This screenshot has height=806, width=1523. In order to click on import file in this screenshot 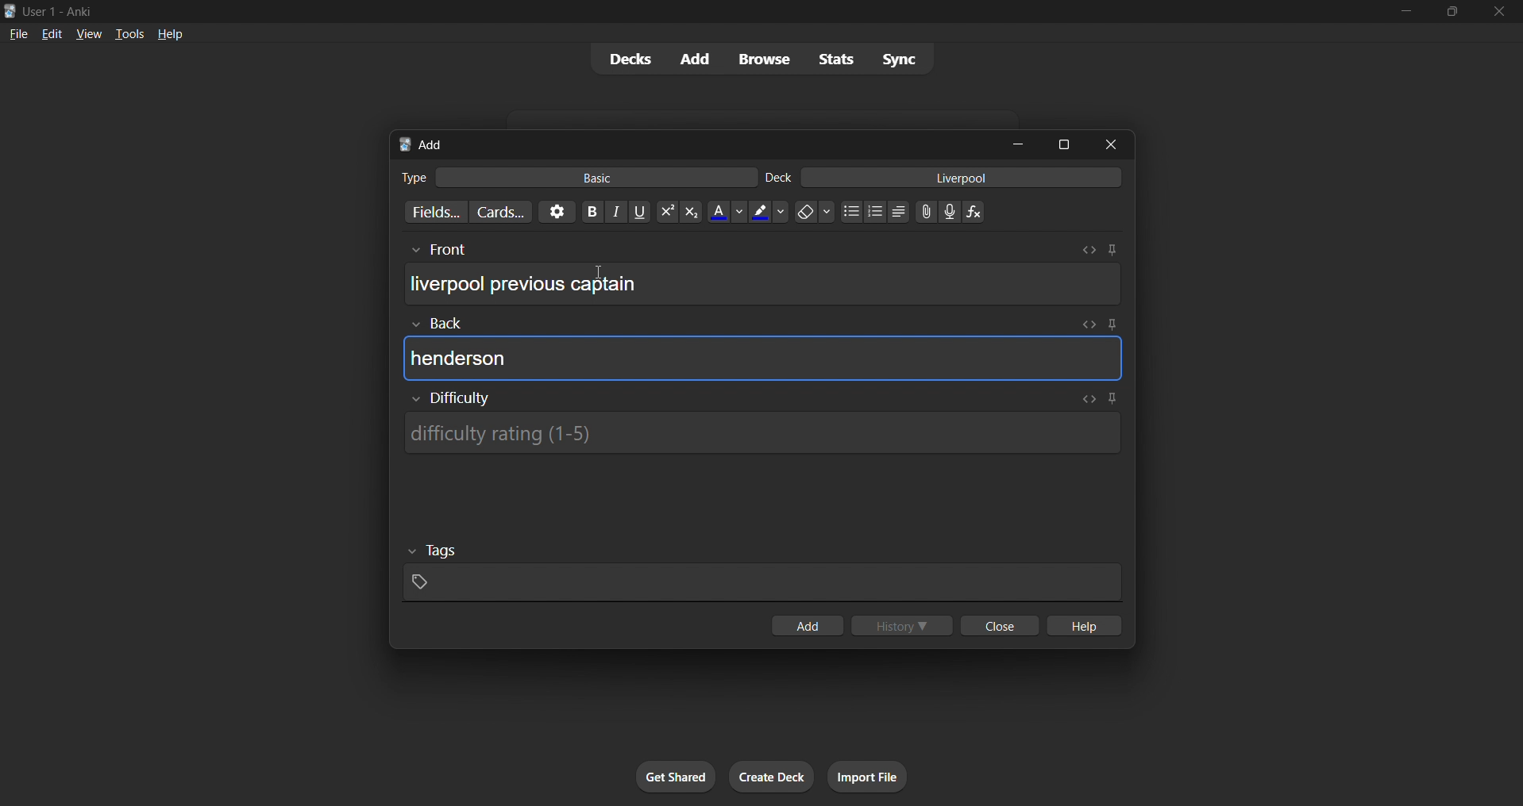, I will do `click(873, 775)`.